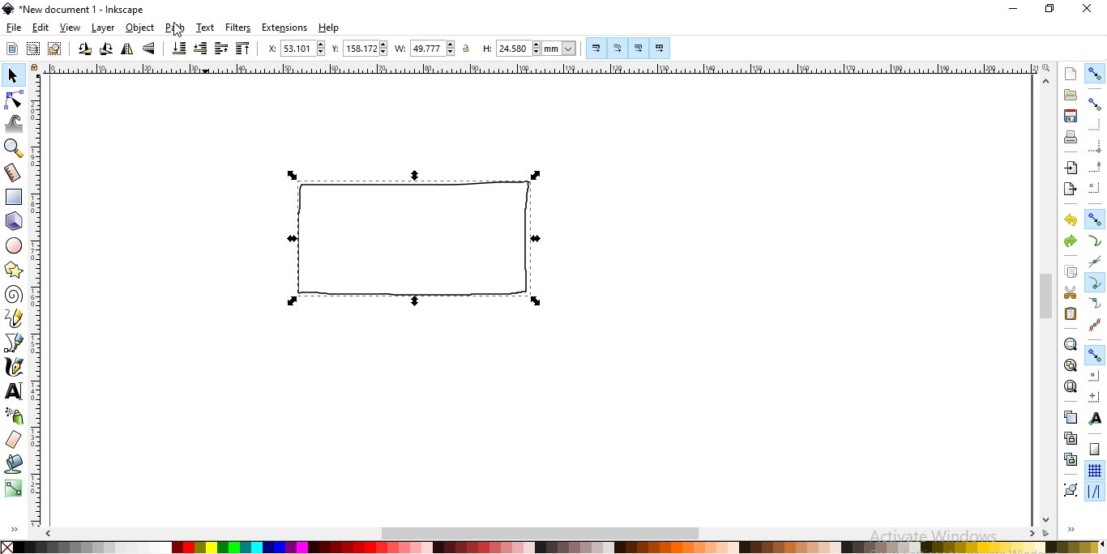  What do you see at coordinates (1095, 325) in the screenshot?
I see `` at bounding box center [1095, 325].